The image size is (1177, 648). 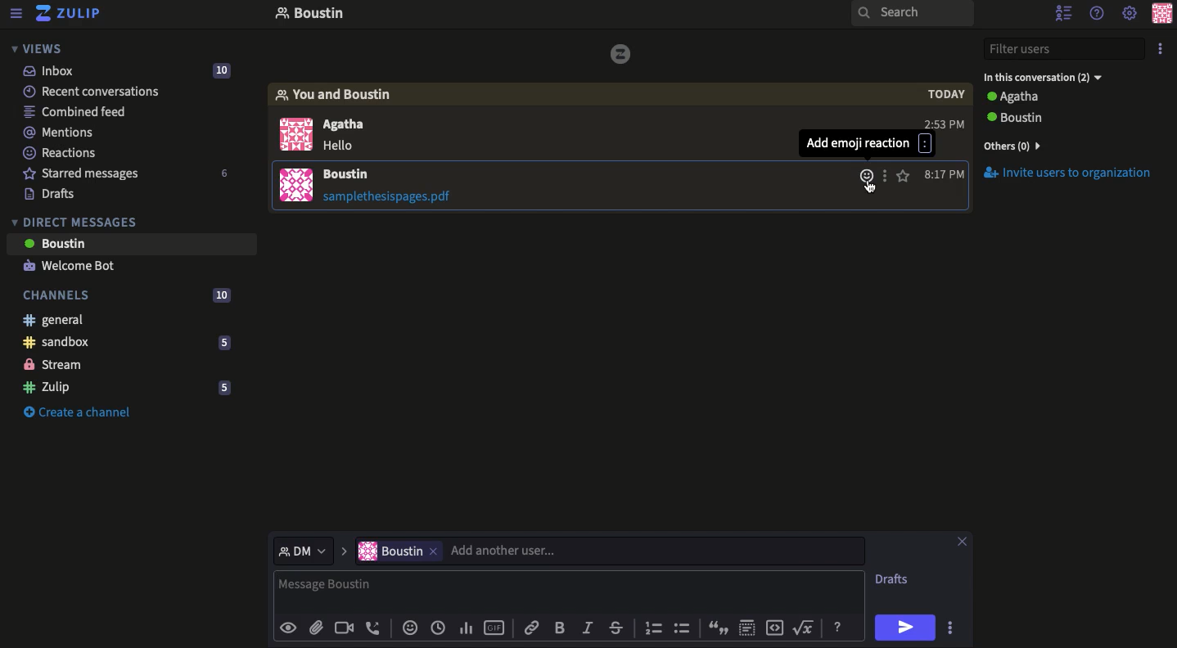 I want to click on Global time, so click(x=438, y=627).